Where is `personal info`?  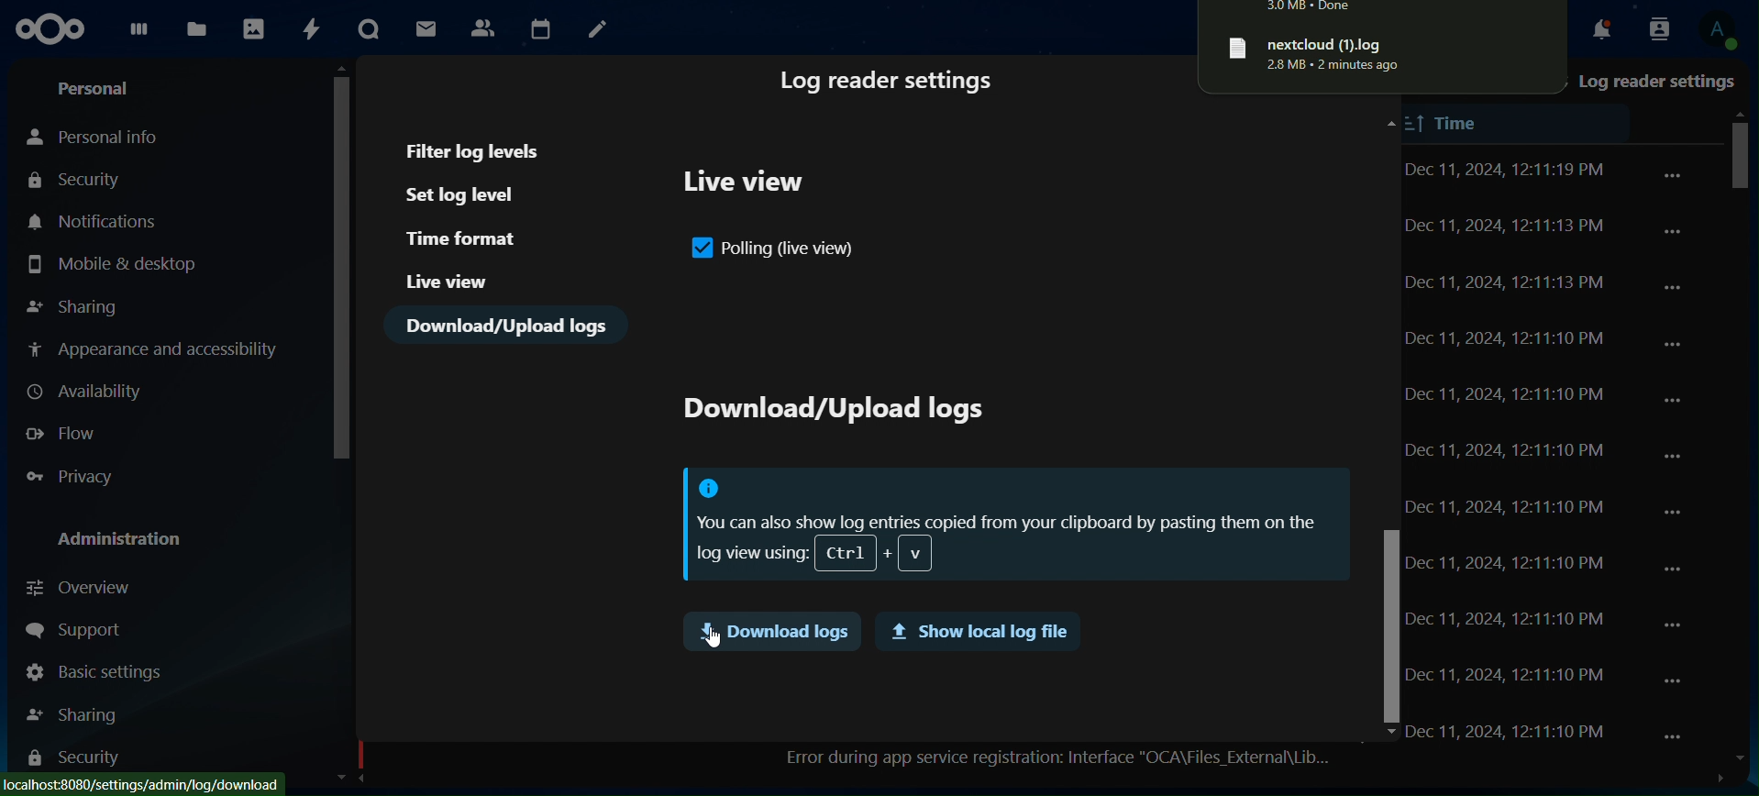
personal info is located at coordinates (100, 138).